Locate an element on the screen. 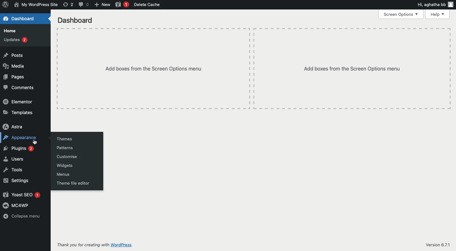 The width and height of the screenshot is (456, 251). Users is located at coordinates (15, 159).